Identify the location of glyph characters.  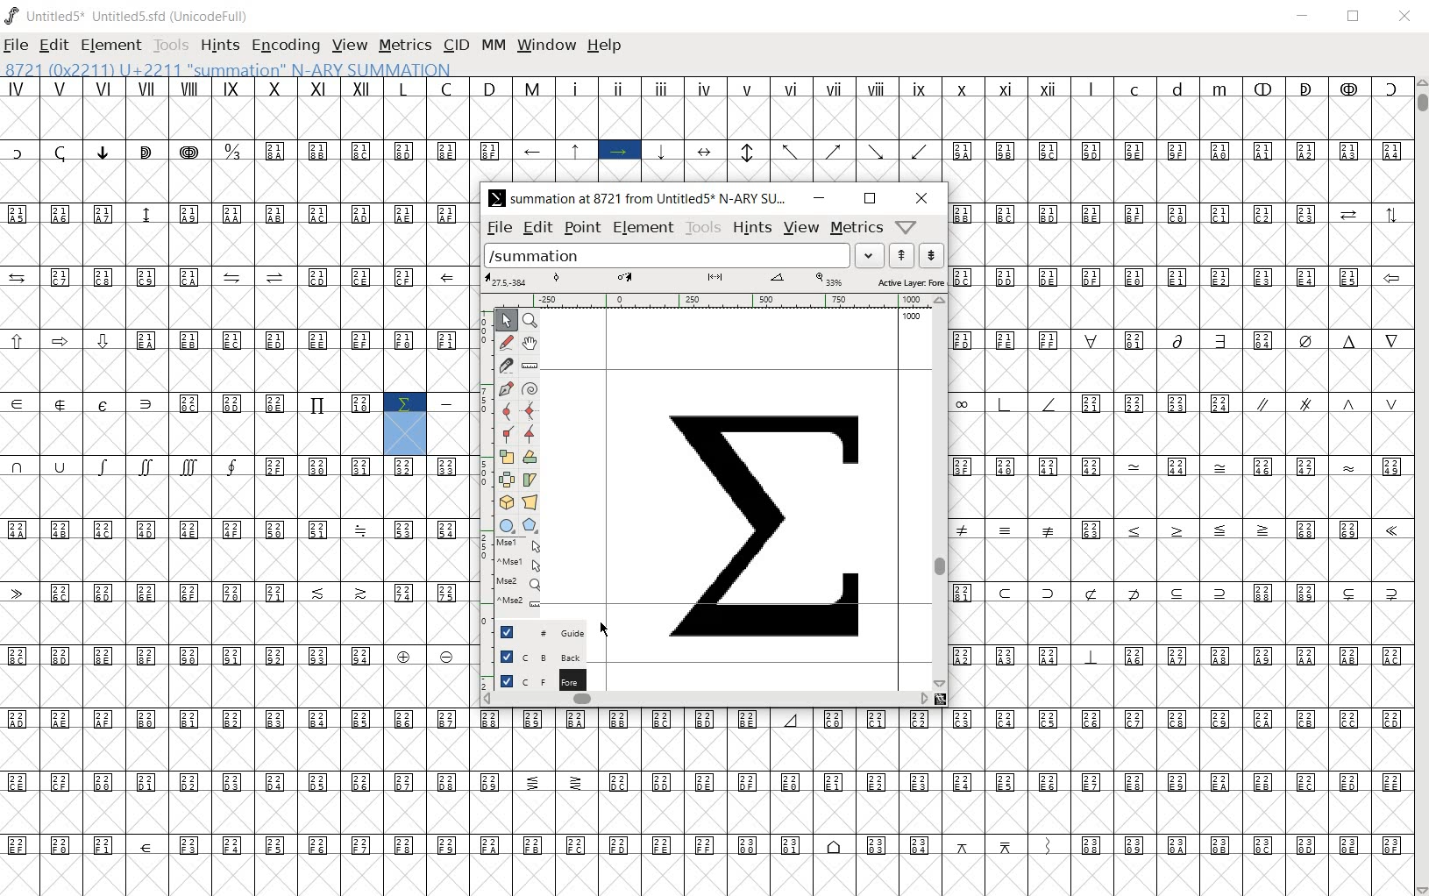
(942, 804).